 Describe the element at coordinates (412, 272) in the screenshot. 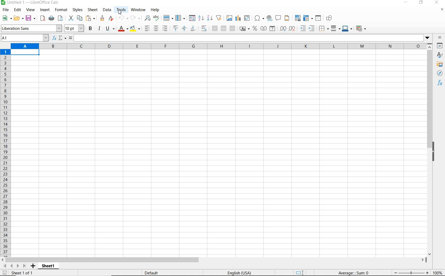

I see `ZOOM OUT OR ZOOM IN` at that location.